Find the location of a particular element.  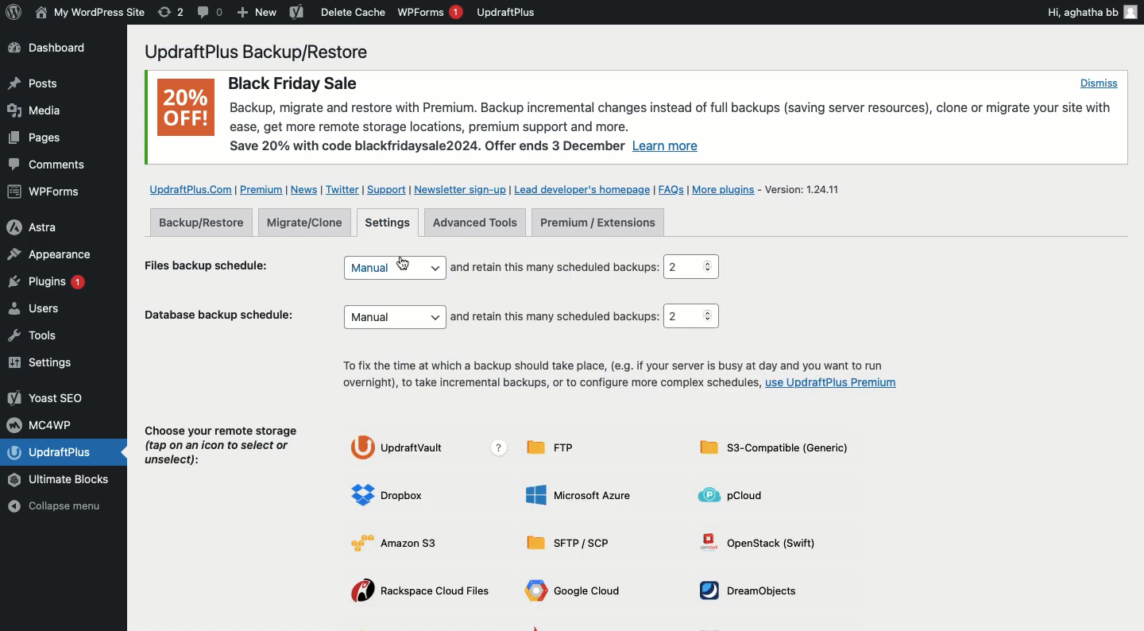

and retain this many scheduled backups is located at coordinates (555, 267).